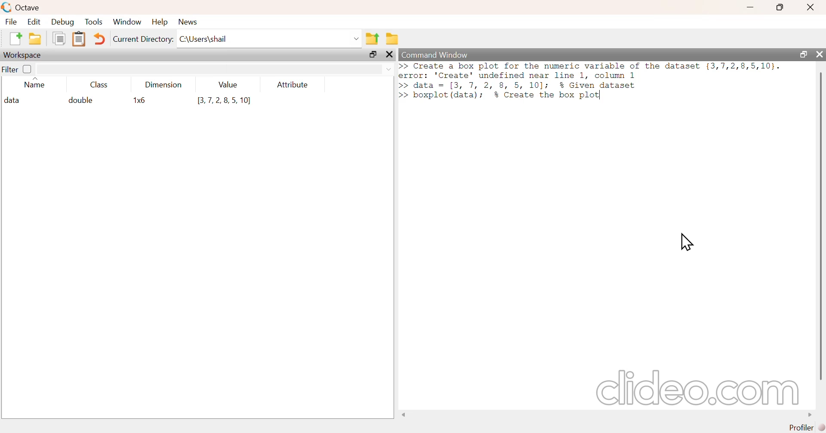  Describe the element at coordinates (188, 22) in the screenshot. I see `news` at that location.